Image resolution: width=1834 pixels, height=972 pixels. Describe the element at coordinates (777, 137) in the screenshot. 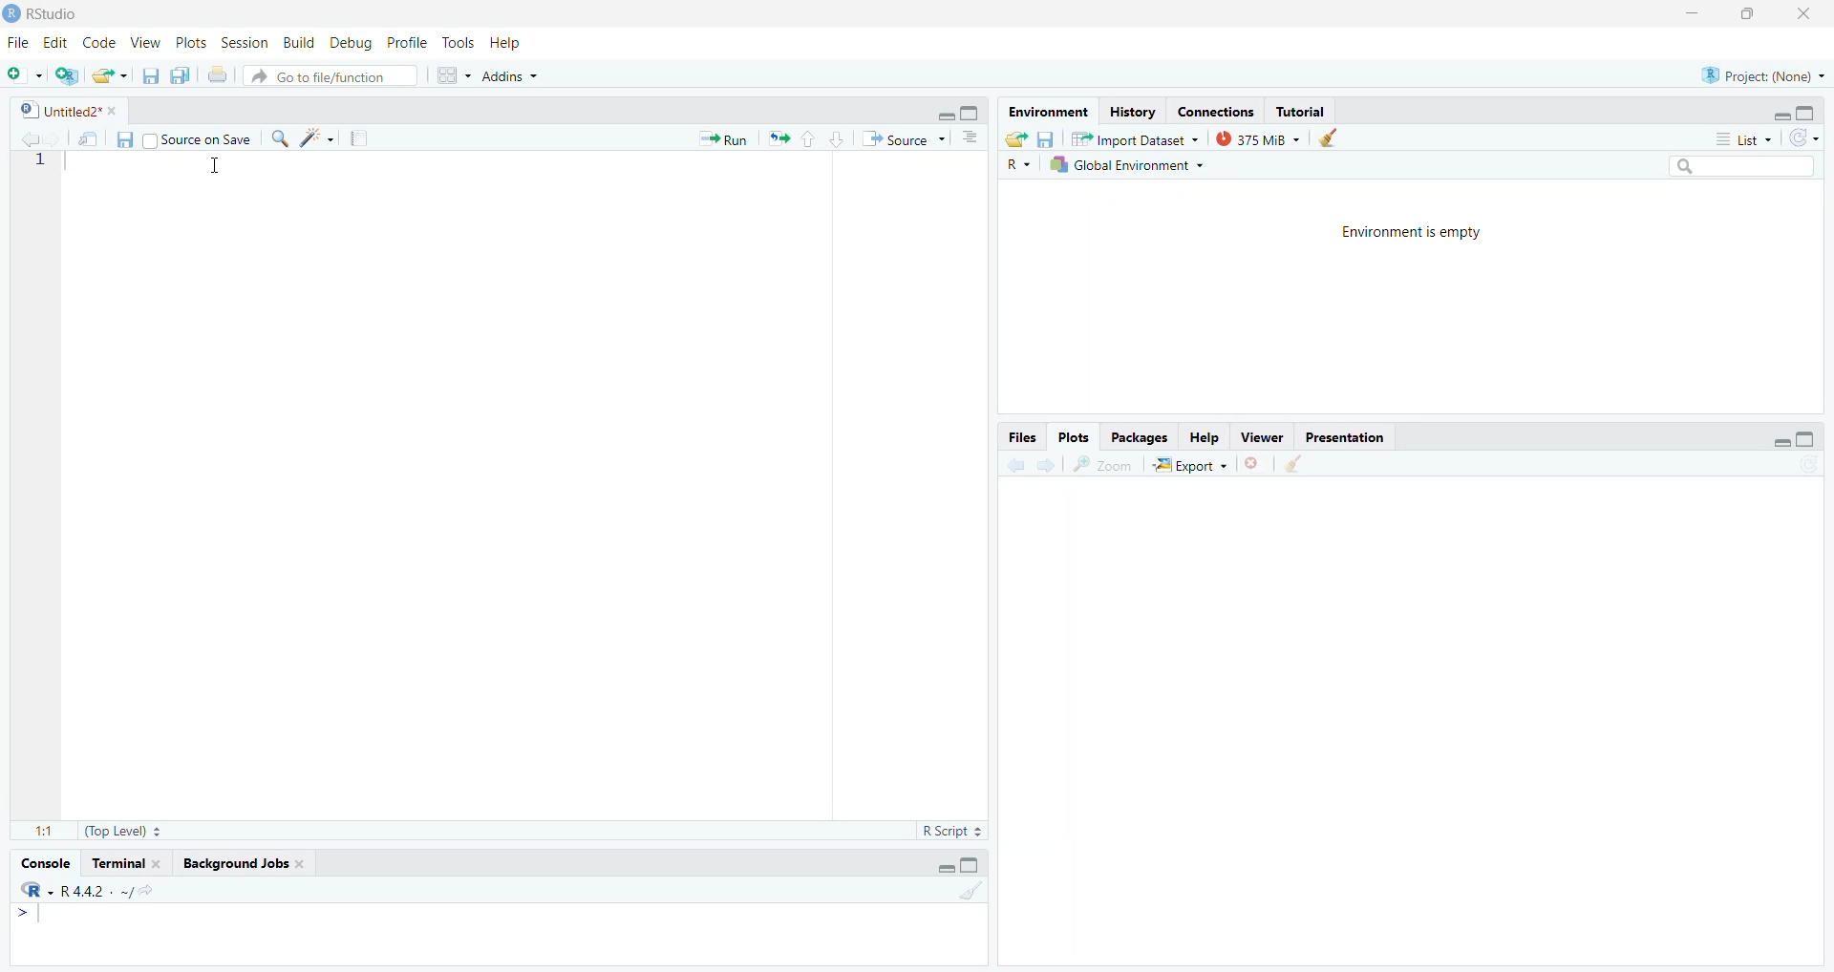

I see `re run the previous code` at that location.